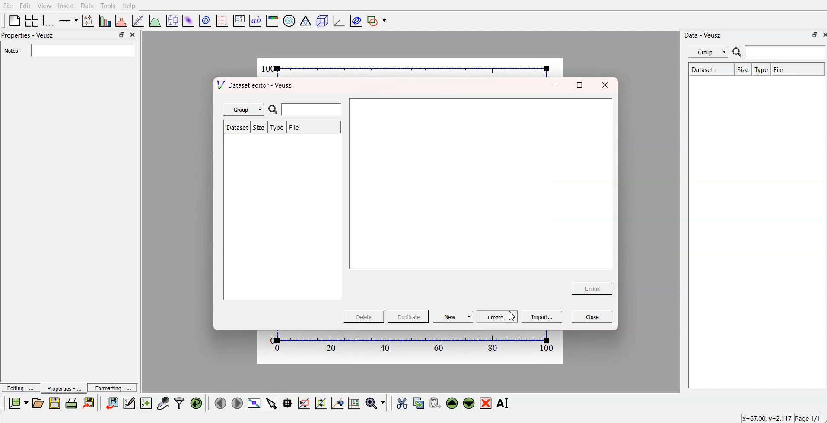  I want to click on arrange a graph in a grid, so click(32, 20).